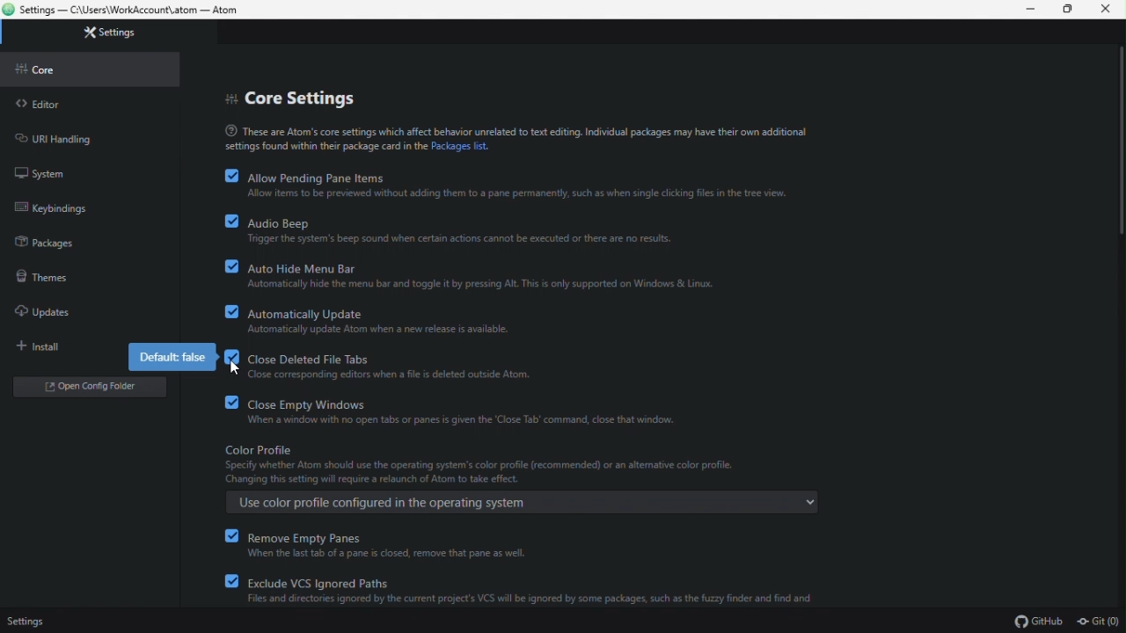 This screenshot has width=1126, height=633. What do you see at coordinates (233, 178) in the screenshot?
I see `checkbox` at bounding box center [233, 178].